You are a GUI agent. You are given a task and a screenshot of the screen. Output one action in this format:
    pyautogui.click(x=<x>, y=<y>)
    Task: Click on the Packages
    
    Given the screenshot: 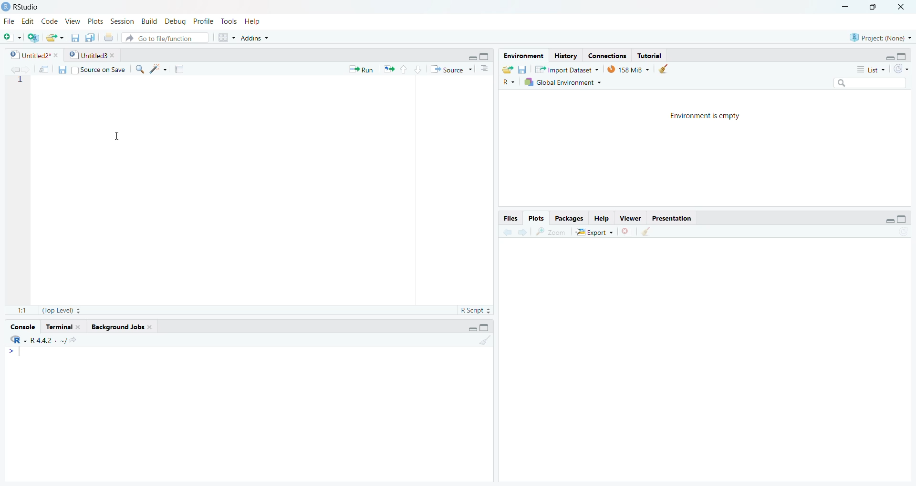 What is the action you would take?
    pyautogui.click(x=568, y=218)
    